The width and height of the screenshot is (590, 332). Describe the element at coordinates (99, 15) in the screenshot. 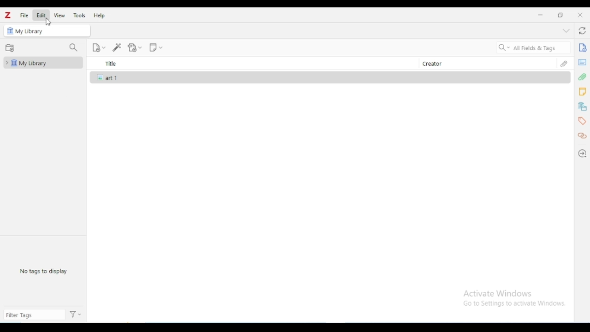

I see `help` at that location.